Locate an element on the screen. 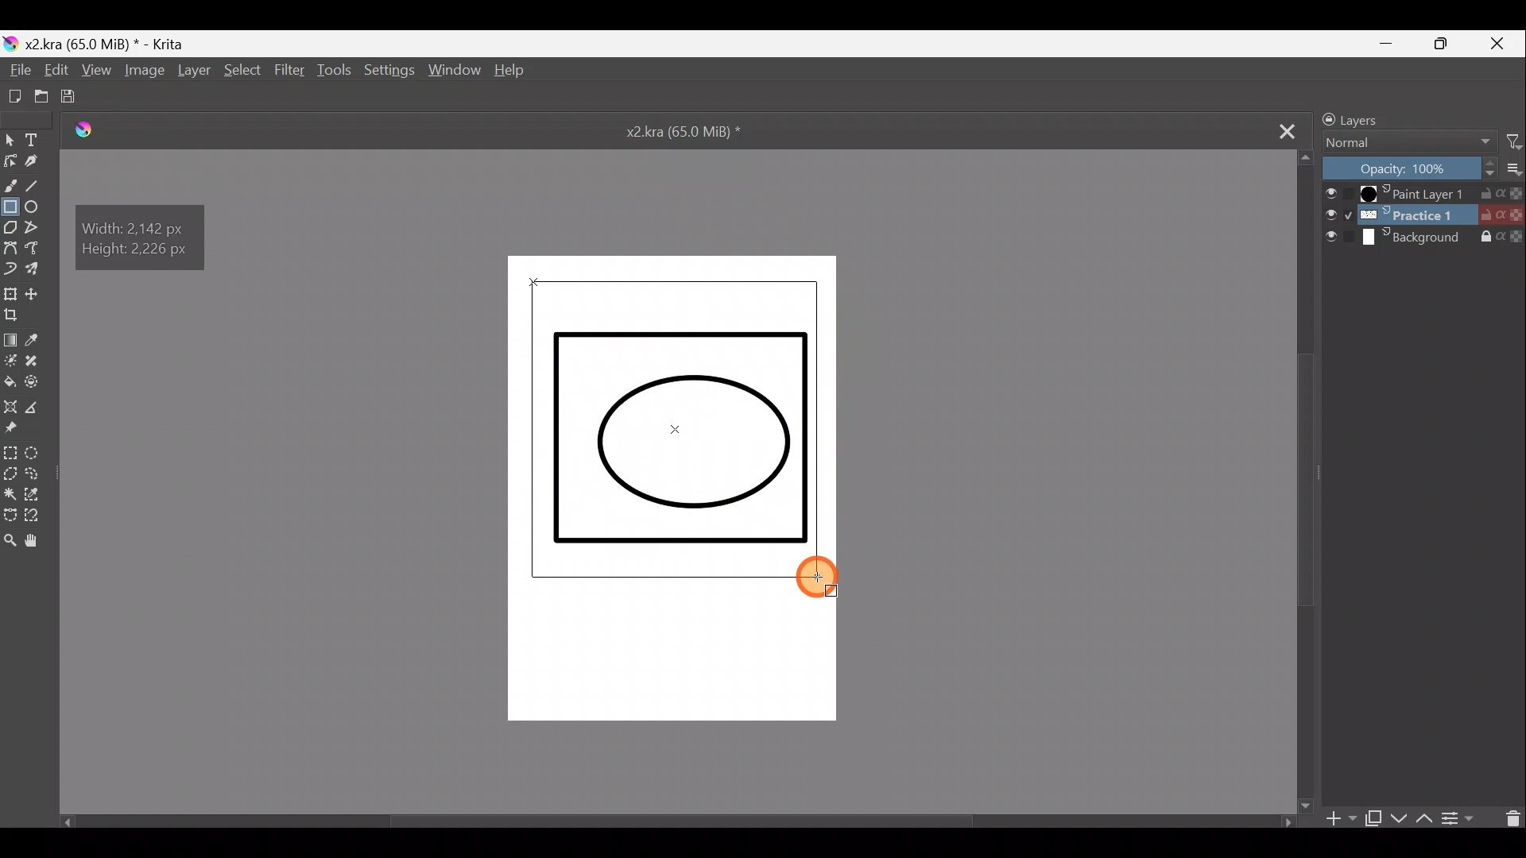 This screenshot has height=858, width=1526. View is located at coordinates (96, 71).